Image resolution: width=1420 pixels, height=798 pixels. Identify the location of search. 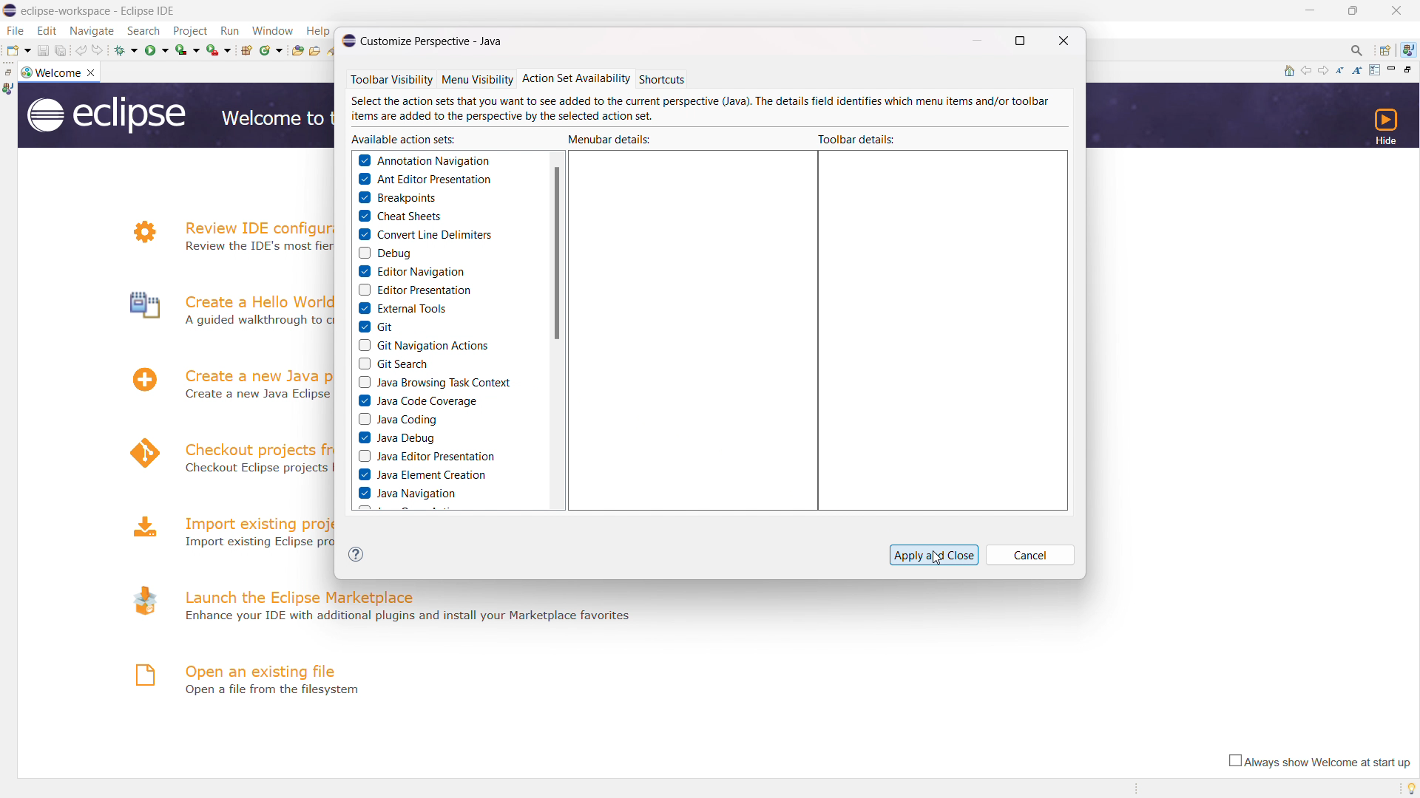
(145, 31).